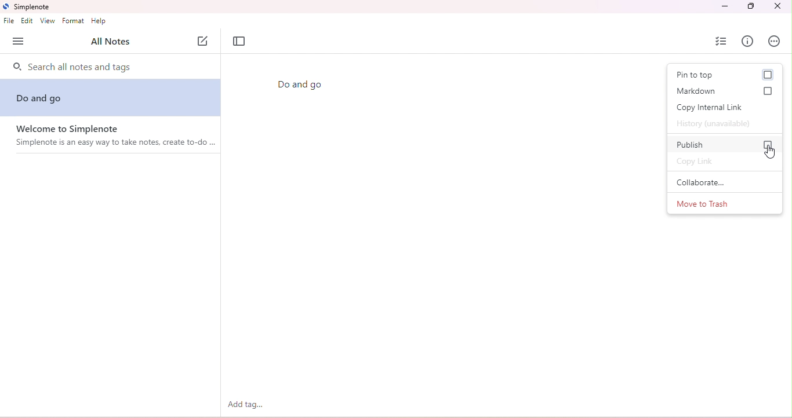 The width and height of the screenshot is (792, 418). What do you see at coordinates (713, 108) in the screenshot?
I see `copy internal link` at bounding box center [713, 108].